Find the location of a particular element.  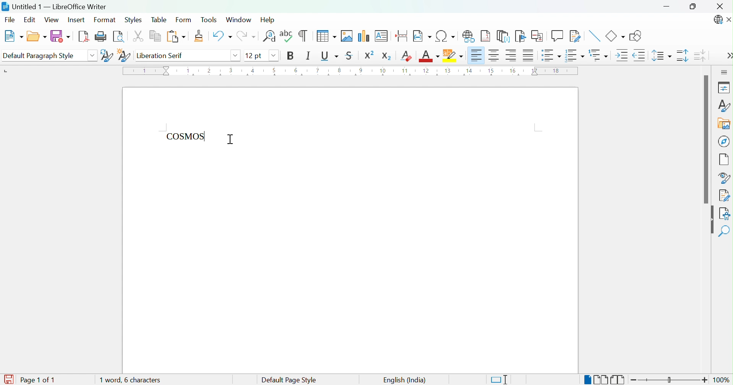

Insert Image is located at coordinates (347, 36).